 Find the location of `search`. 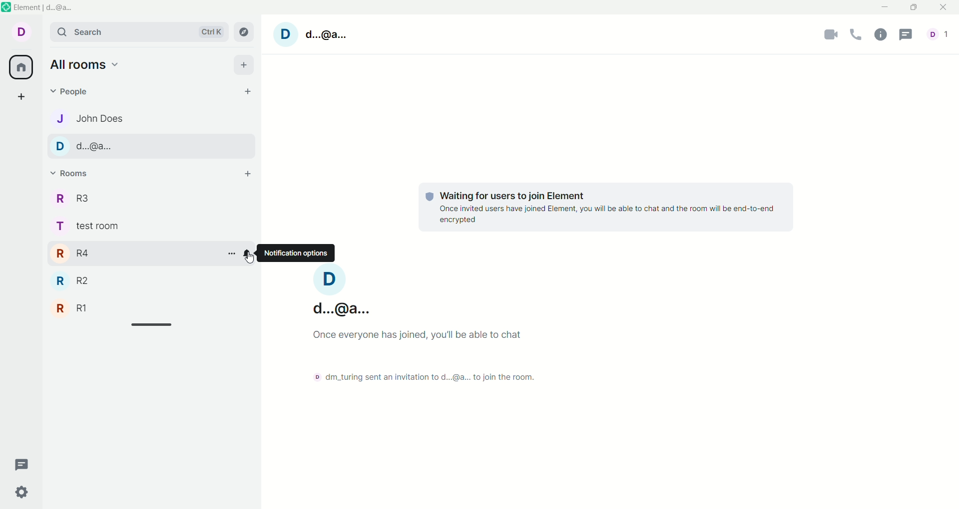

search is located at coordinates (138, 32).